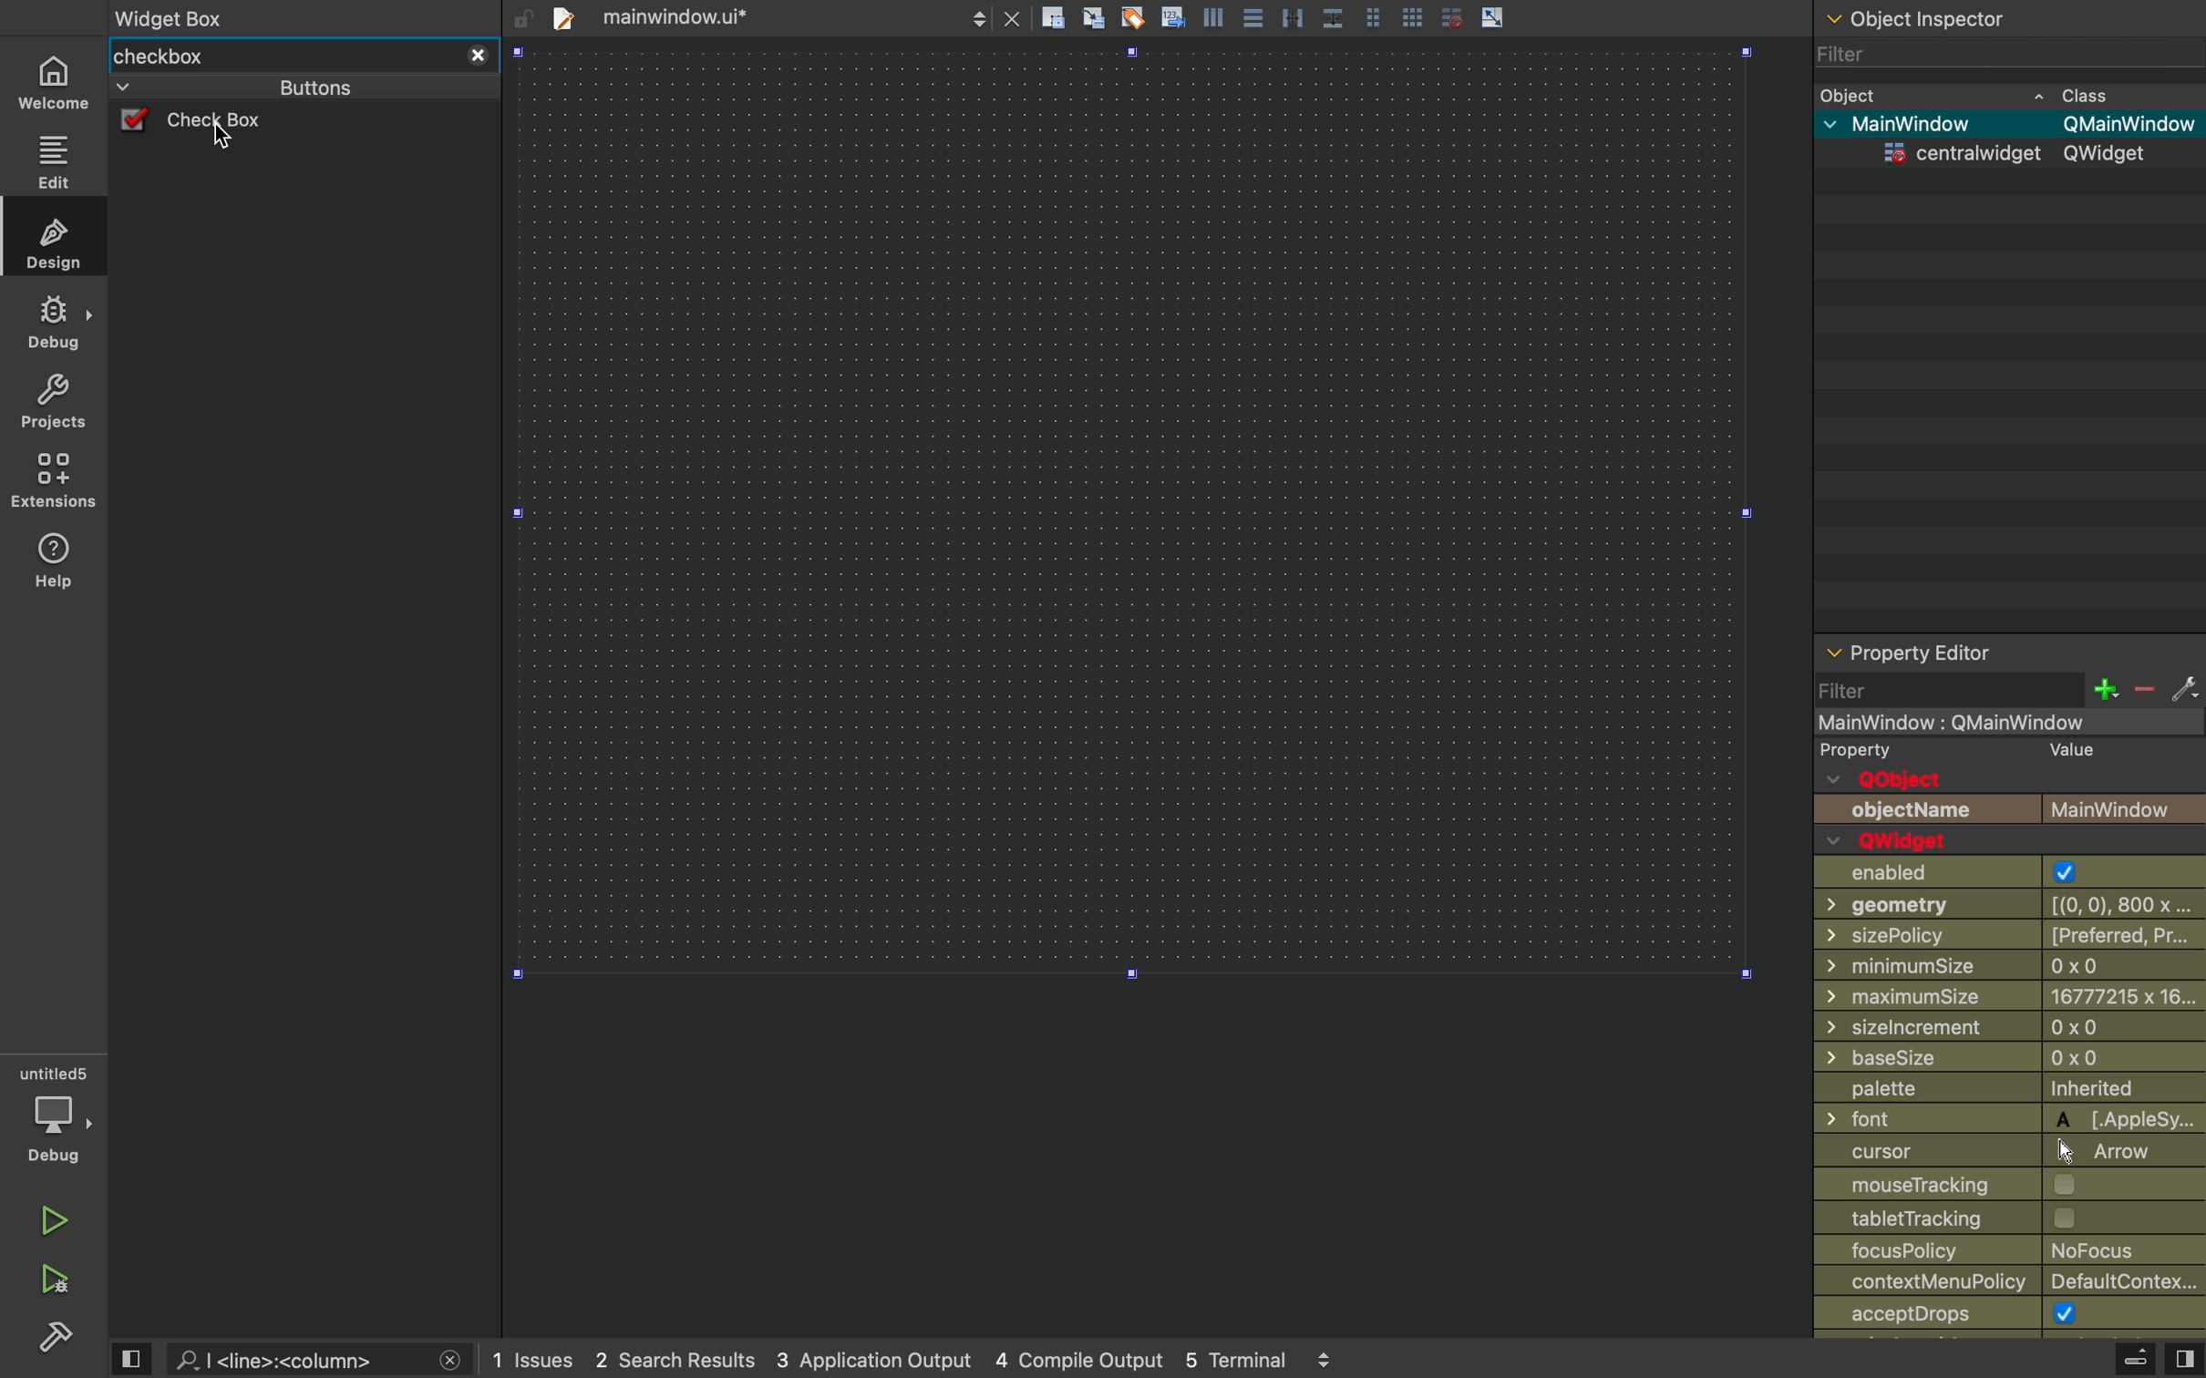  Describe the element at coordinates (55, 159) in the screenshot. I see `edit` at that location.